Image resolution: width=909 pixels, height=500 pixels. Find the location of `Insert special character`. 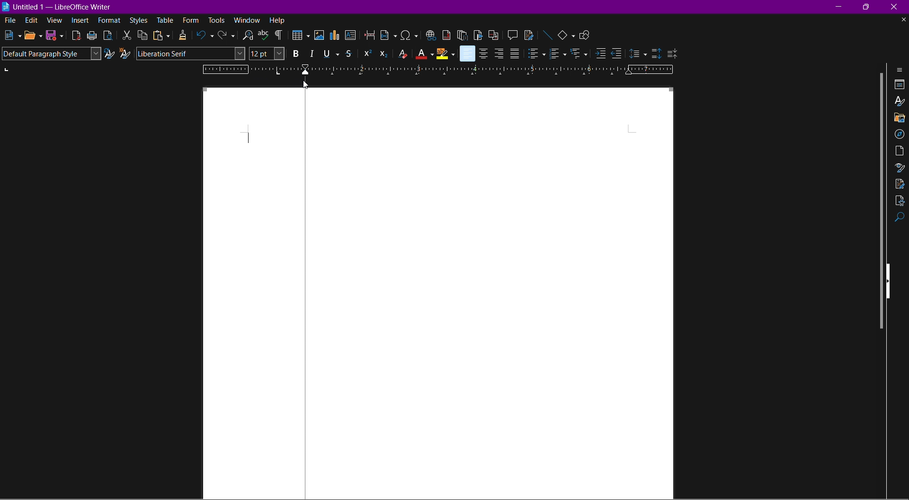

Insert special character is located at coordinates (410, 35).